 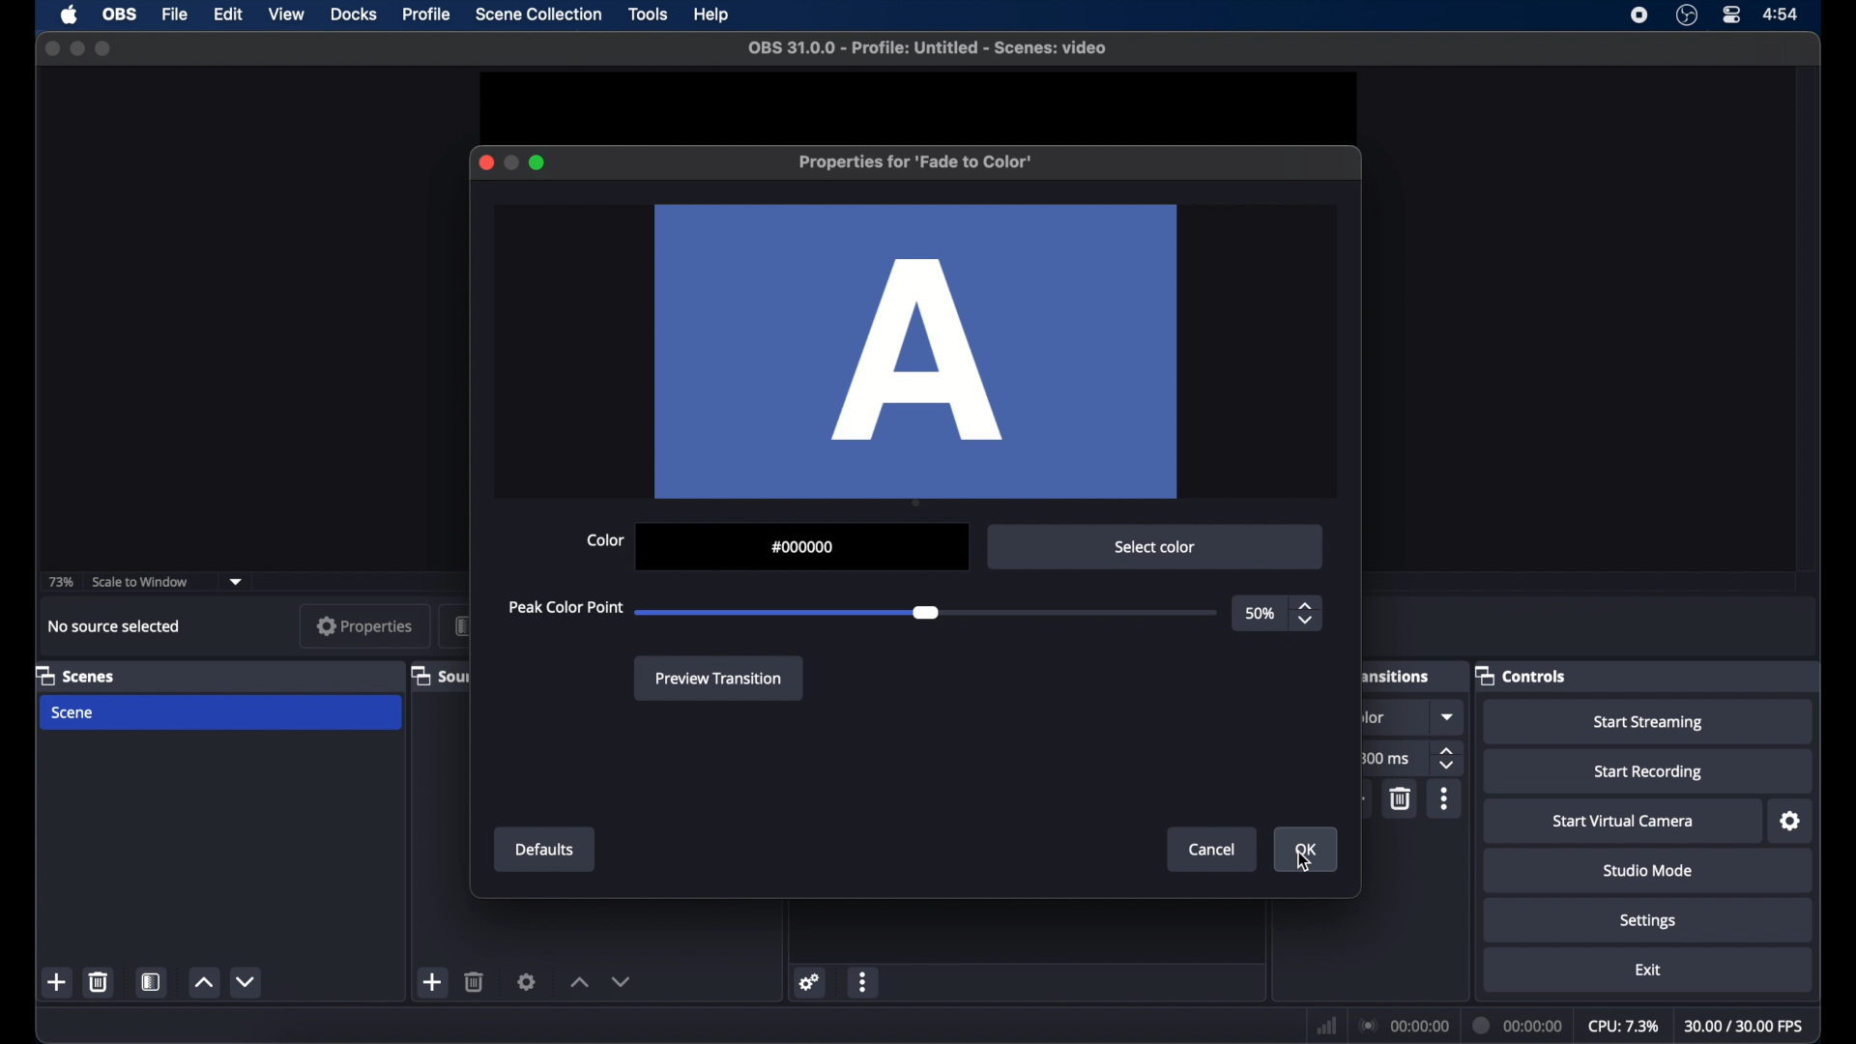 What do you see at coordinates (914, 161) in the screenshot?
I see `properties for fade to color` at bounding box center [914, 161].